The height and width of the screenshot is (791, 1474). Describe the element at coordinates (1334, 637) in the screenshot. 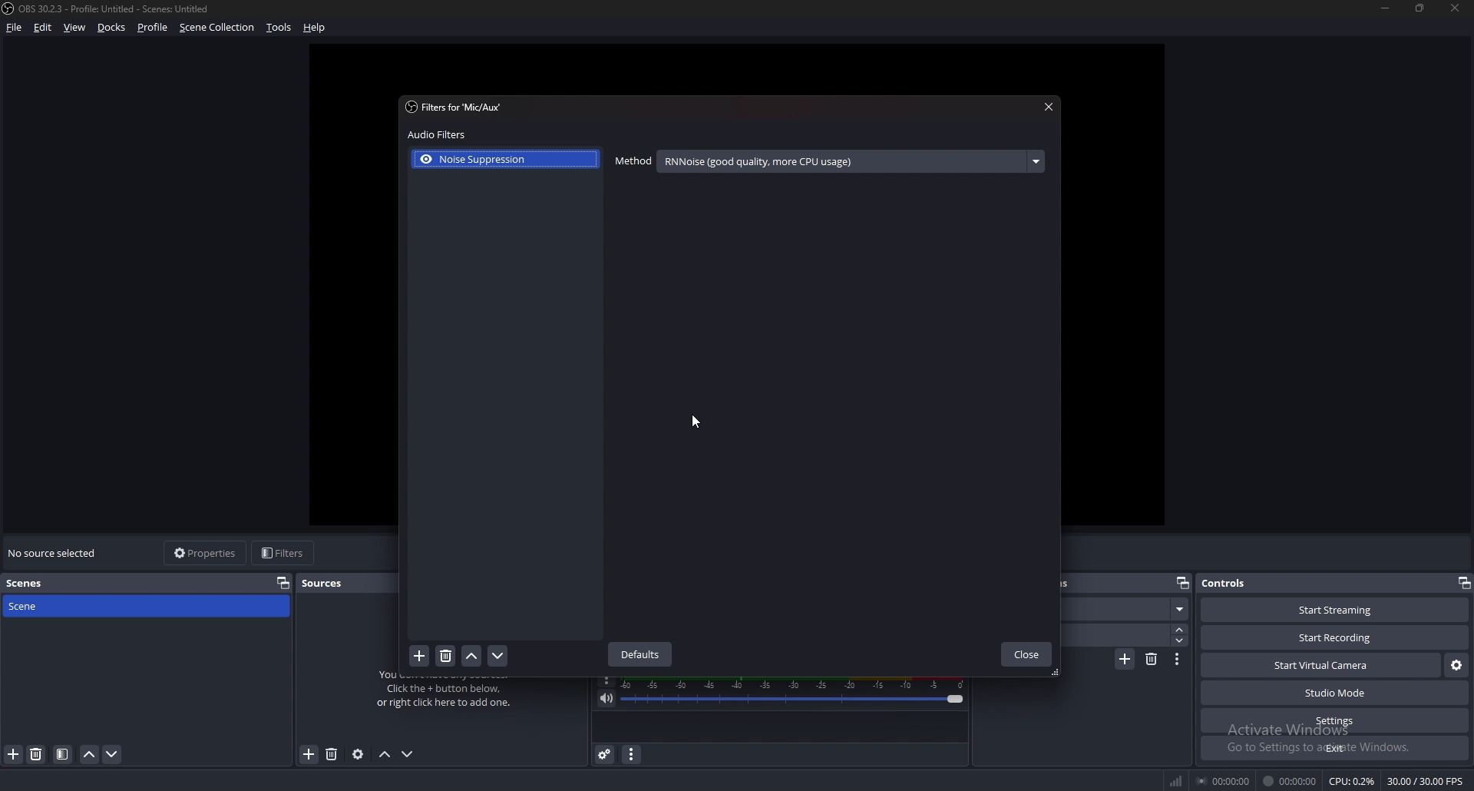

I see `start recording` at that location.